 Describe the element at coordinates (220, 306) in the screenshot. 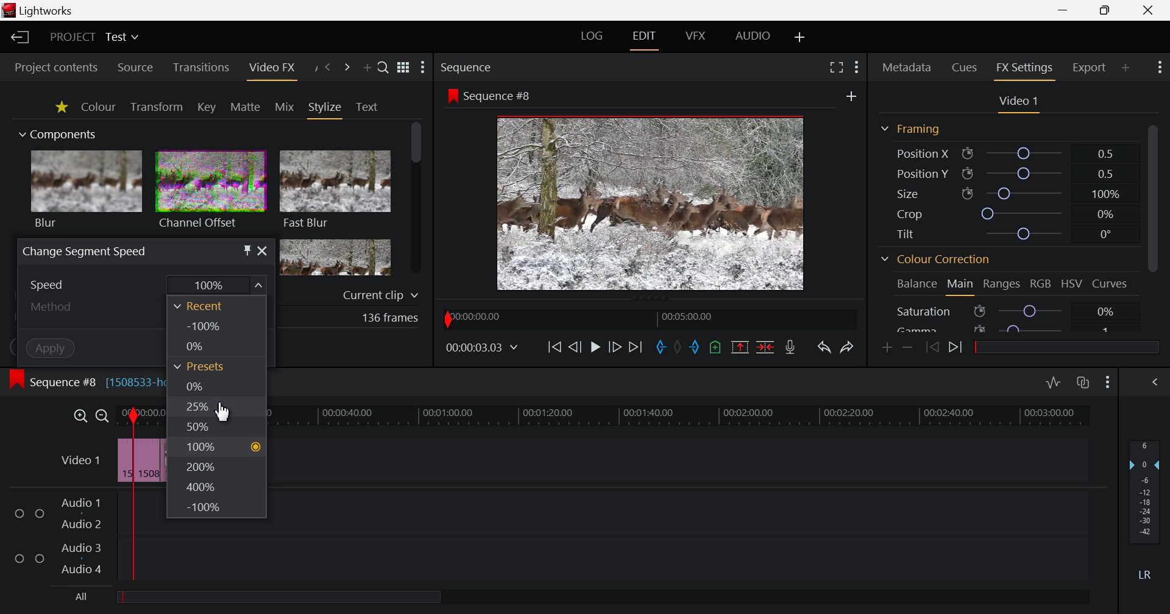

I see `Recent` at that location.